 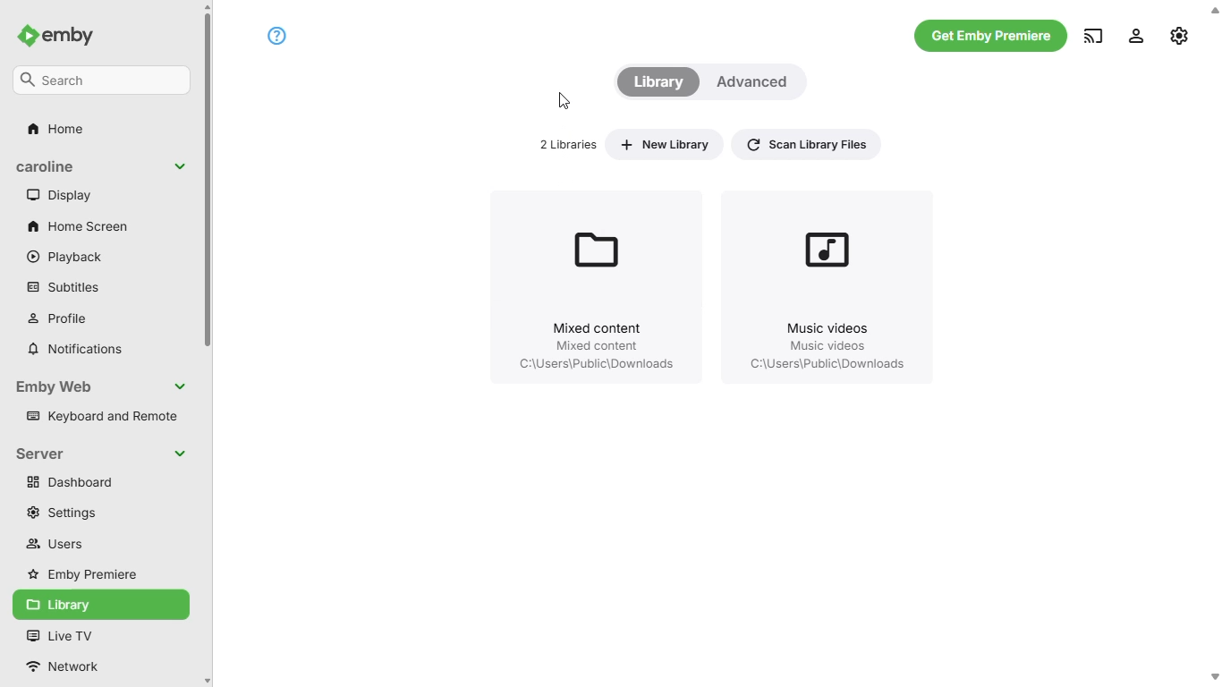 What do you see at coordinates (75, 350) in the screenshot?
I see `notifications` at bounding box center [75, 350].